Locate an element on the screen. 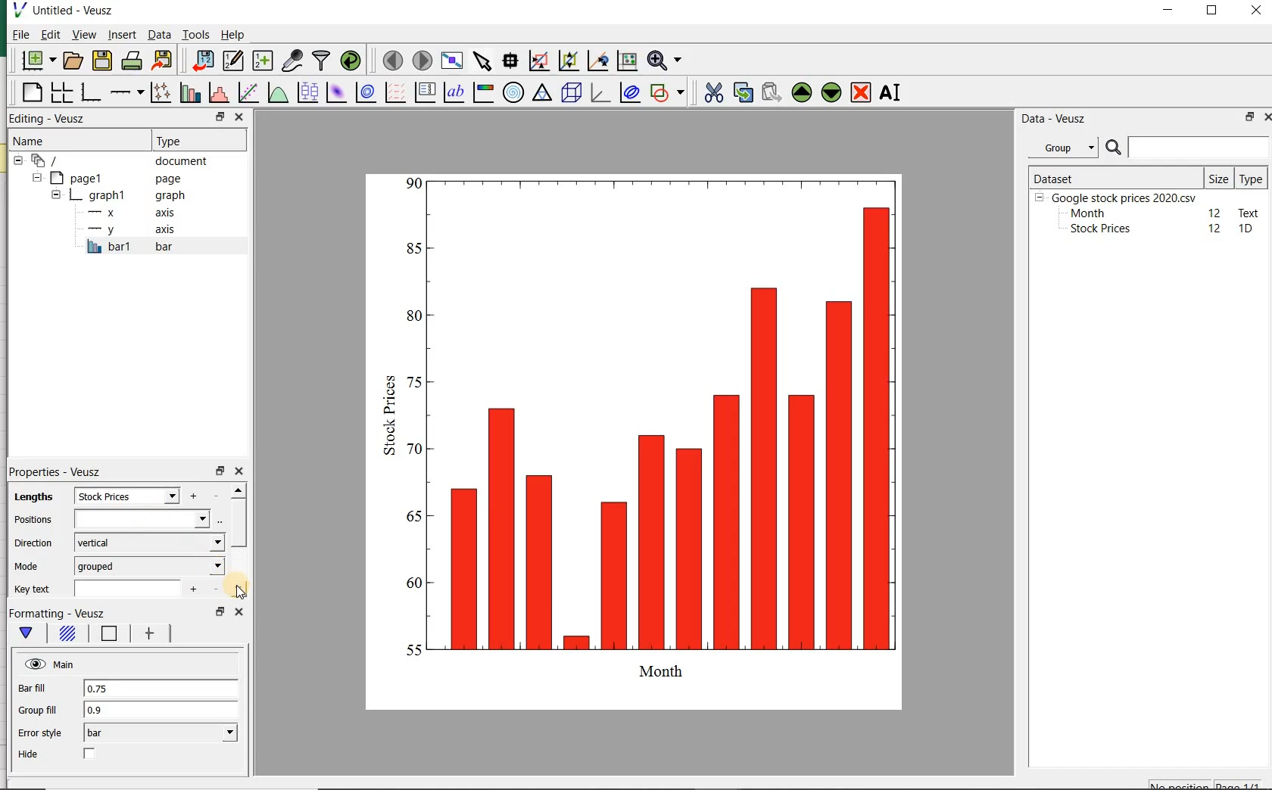 The width and height of the screenshot is (1272, 790). restore is located at coordinates (1247, 118).